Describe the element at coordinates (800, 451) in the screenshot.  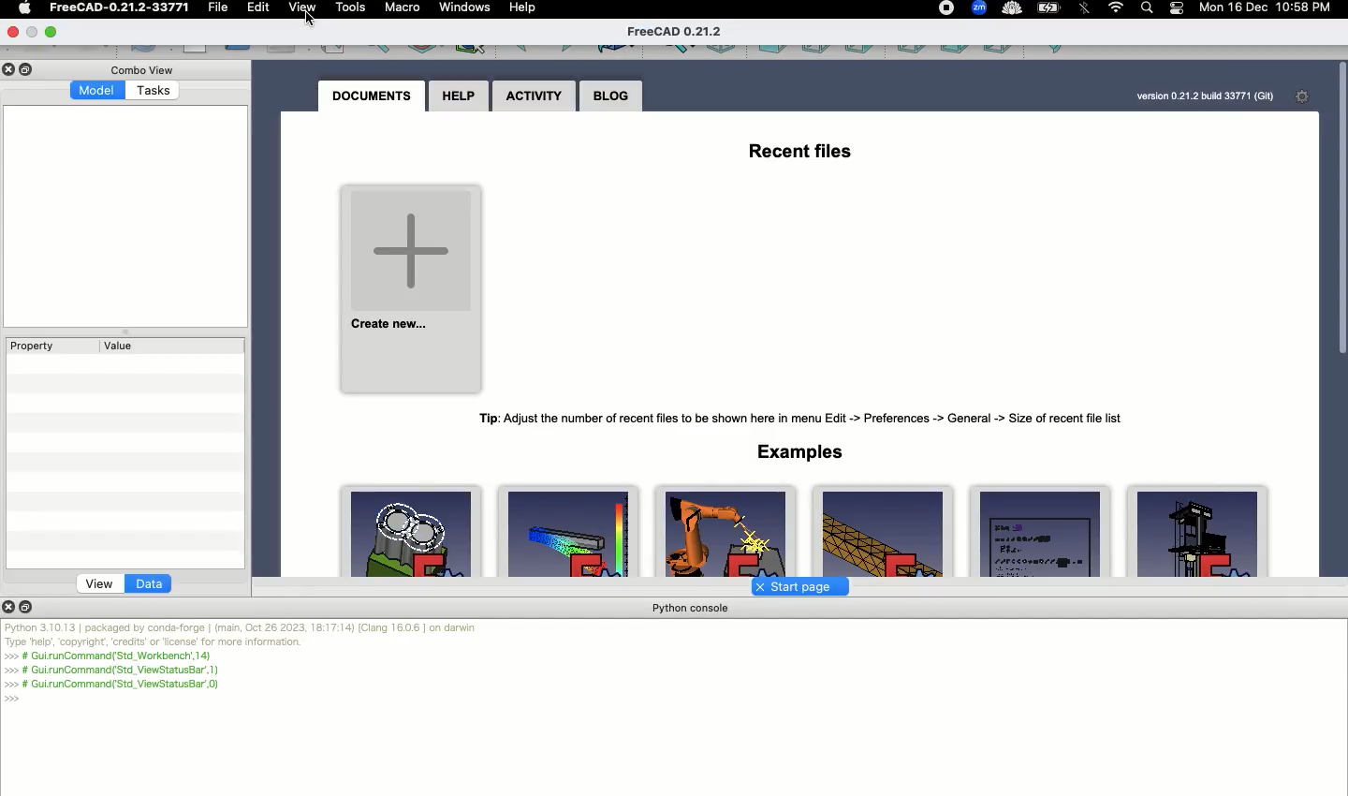
I see `Examples` at that location.